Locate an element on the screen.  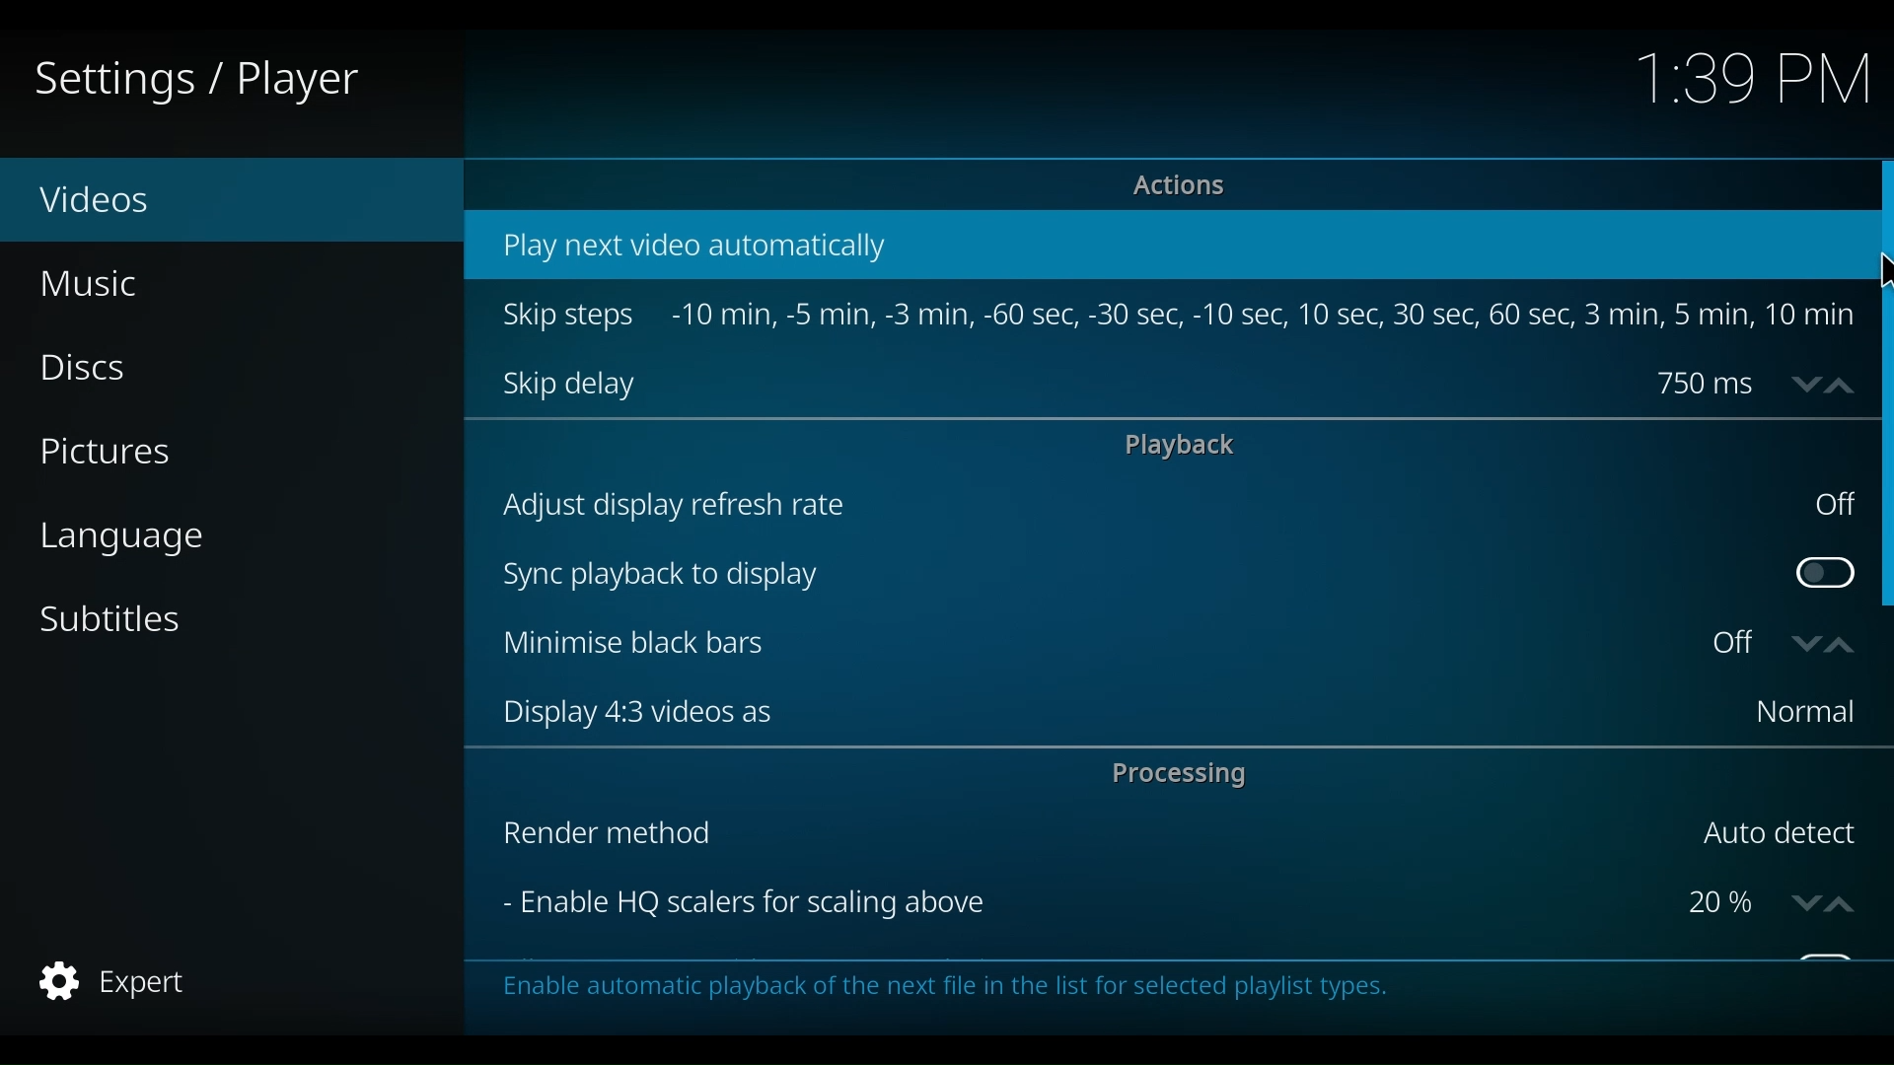
up is located at coordinates (1838, 904).